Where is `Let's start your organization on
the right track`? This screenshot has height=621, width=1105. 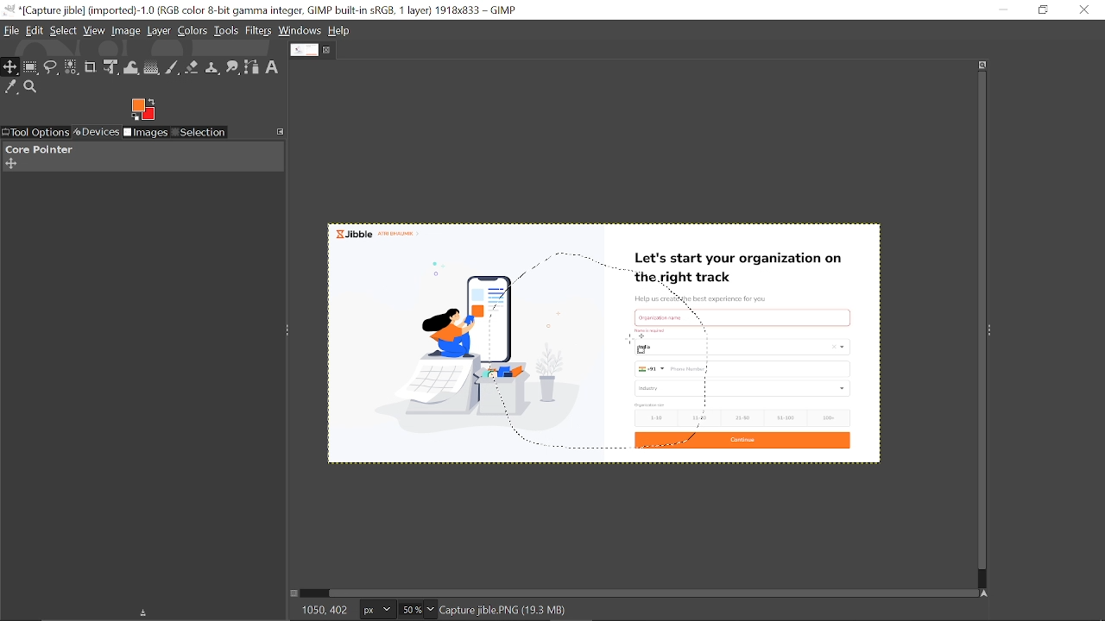 Let's start your organization on
the right track is located at coordinates (742, 269).